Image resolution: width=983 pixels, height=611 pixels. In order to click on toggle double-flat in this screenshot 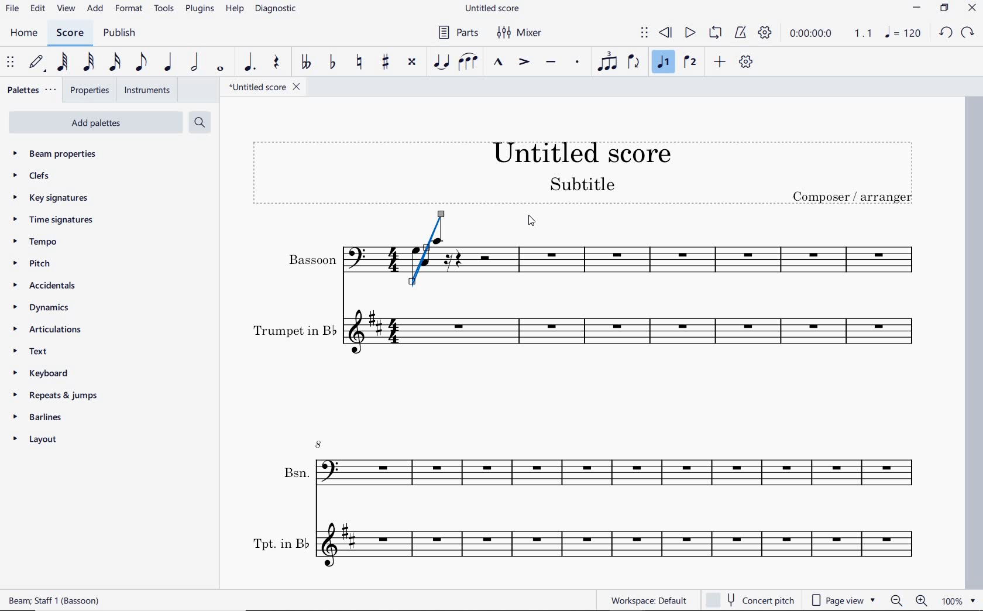, I will do `click(306, 63)`.